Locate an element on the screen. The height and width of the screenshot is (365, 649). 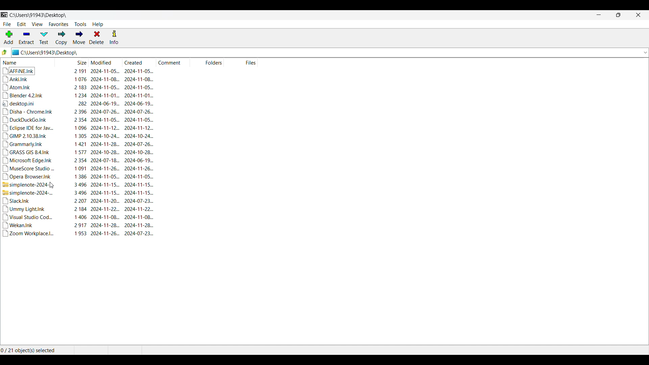
Slack.Ink 2207 2024-11-20... 2024-07-23. is located at coordinates (80, 201).